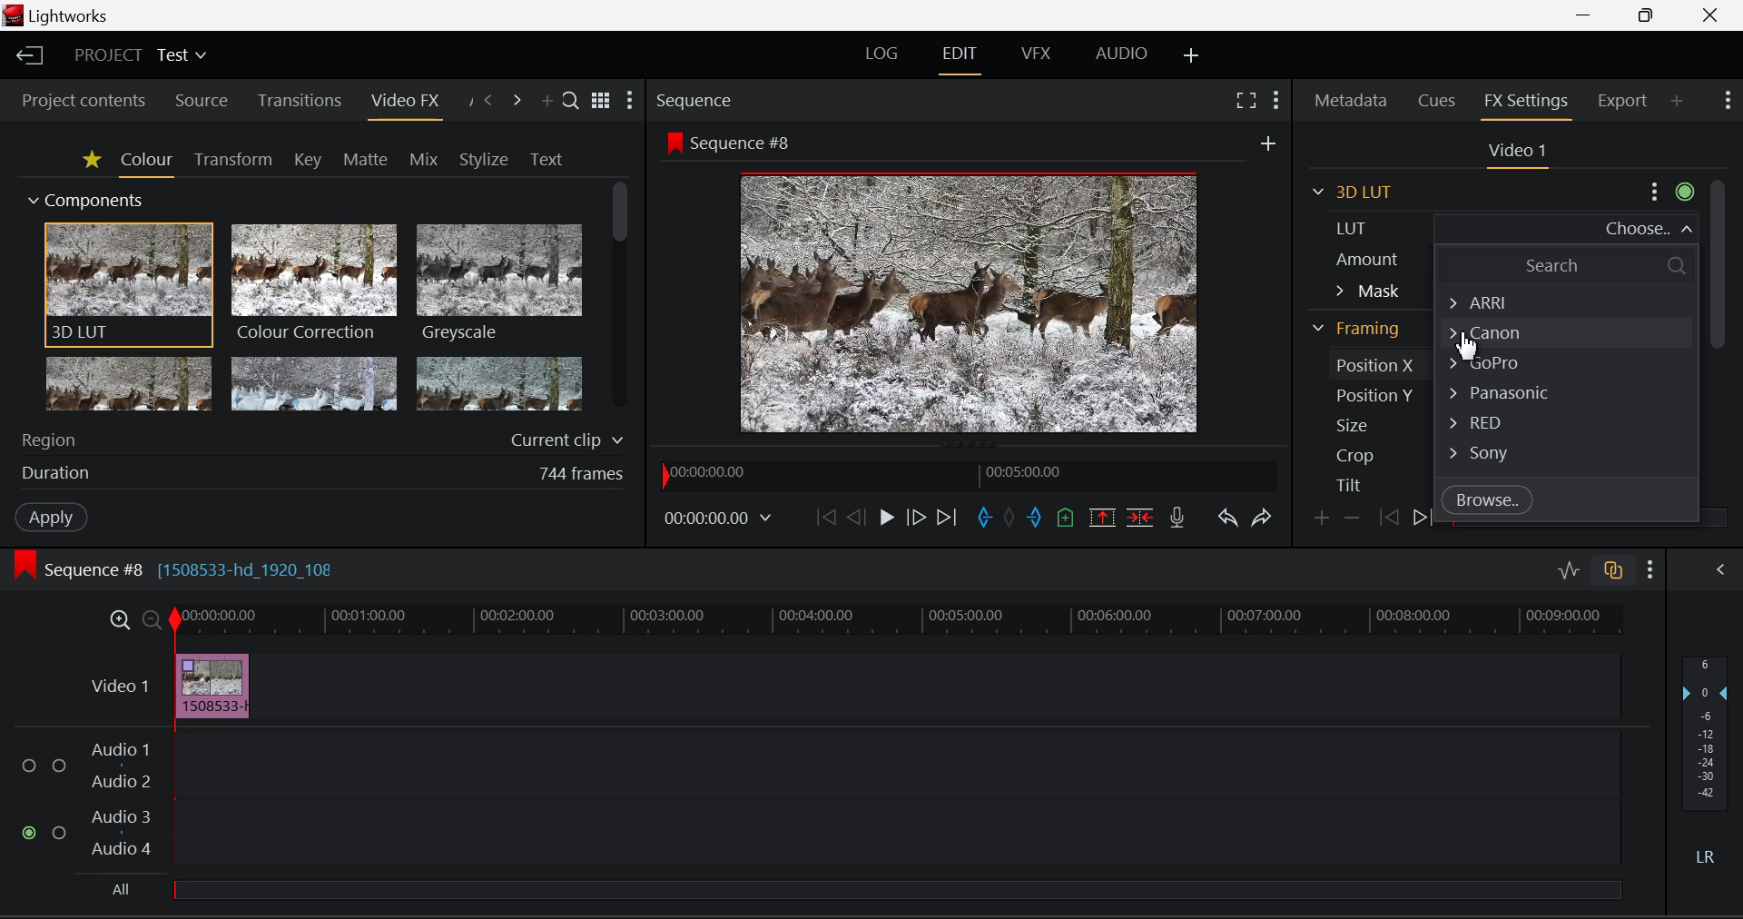 Image resolution: width=1743 pixels, height=919 pixels. Describe the element at coordinates (182, 570) in the screenshot. I see `Sequence Editing Section` at that location.